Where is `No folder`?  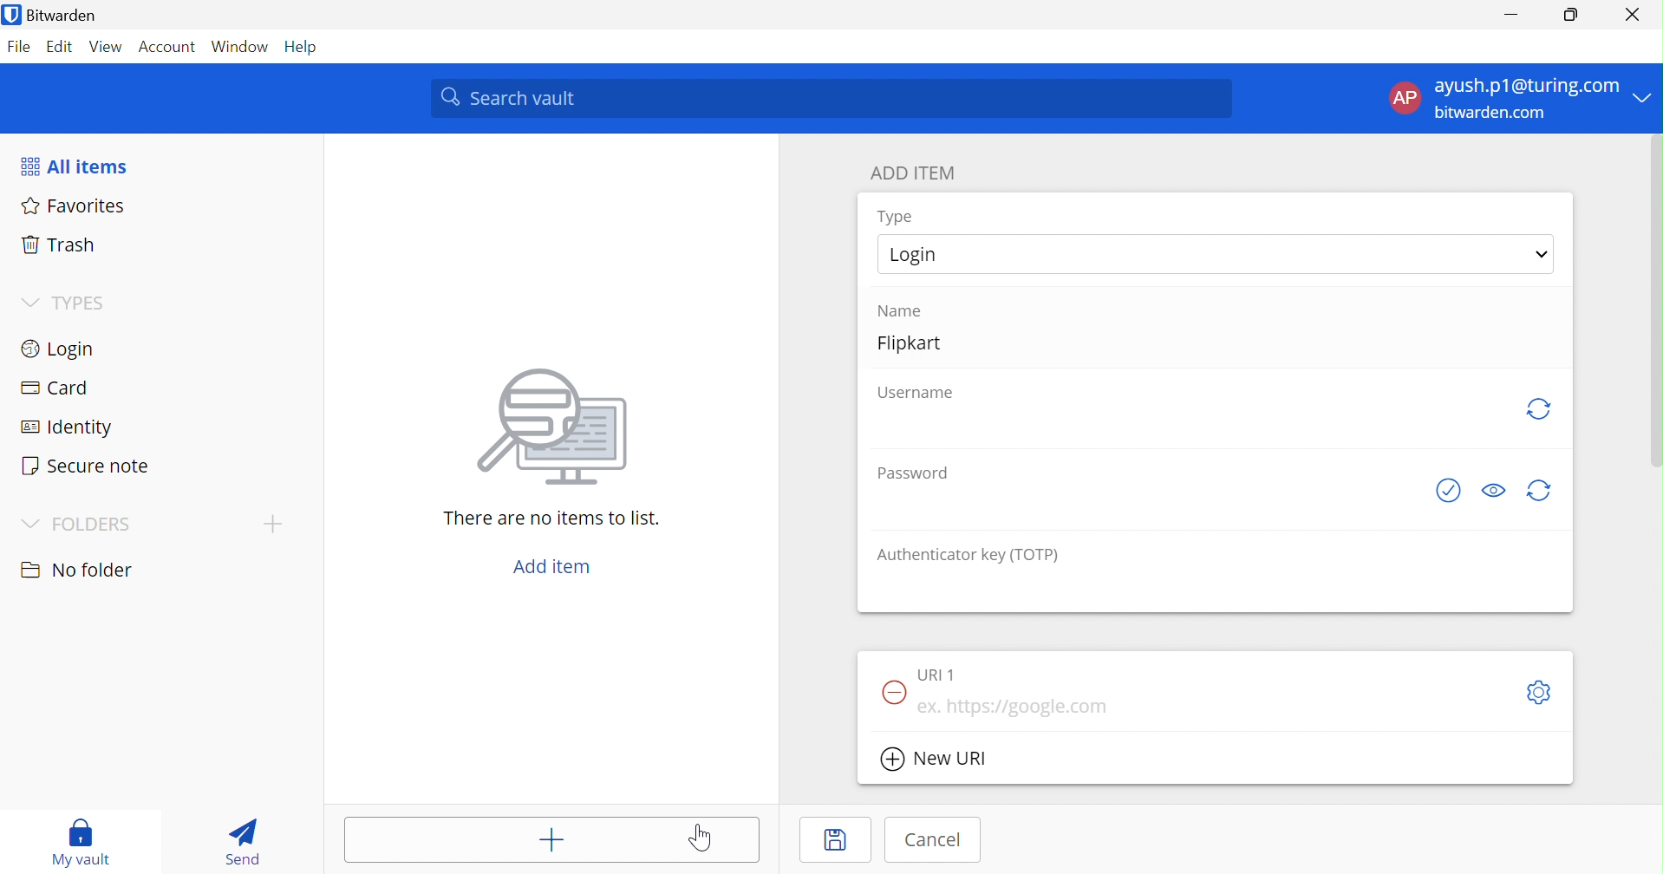
No folder is located at coordinates (80, 571).